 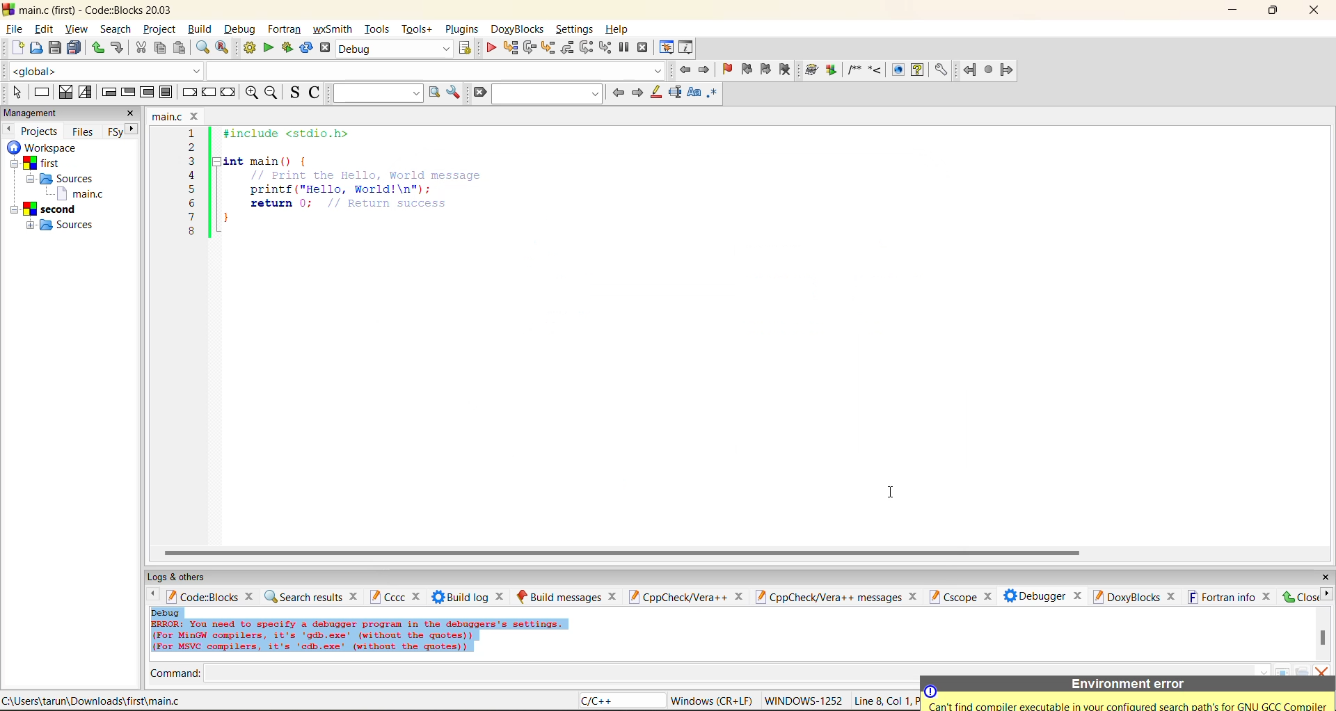 I want to click on fortran, so click(x=285, y=29).